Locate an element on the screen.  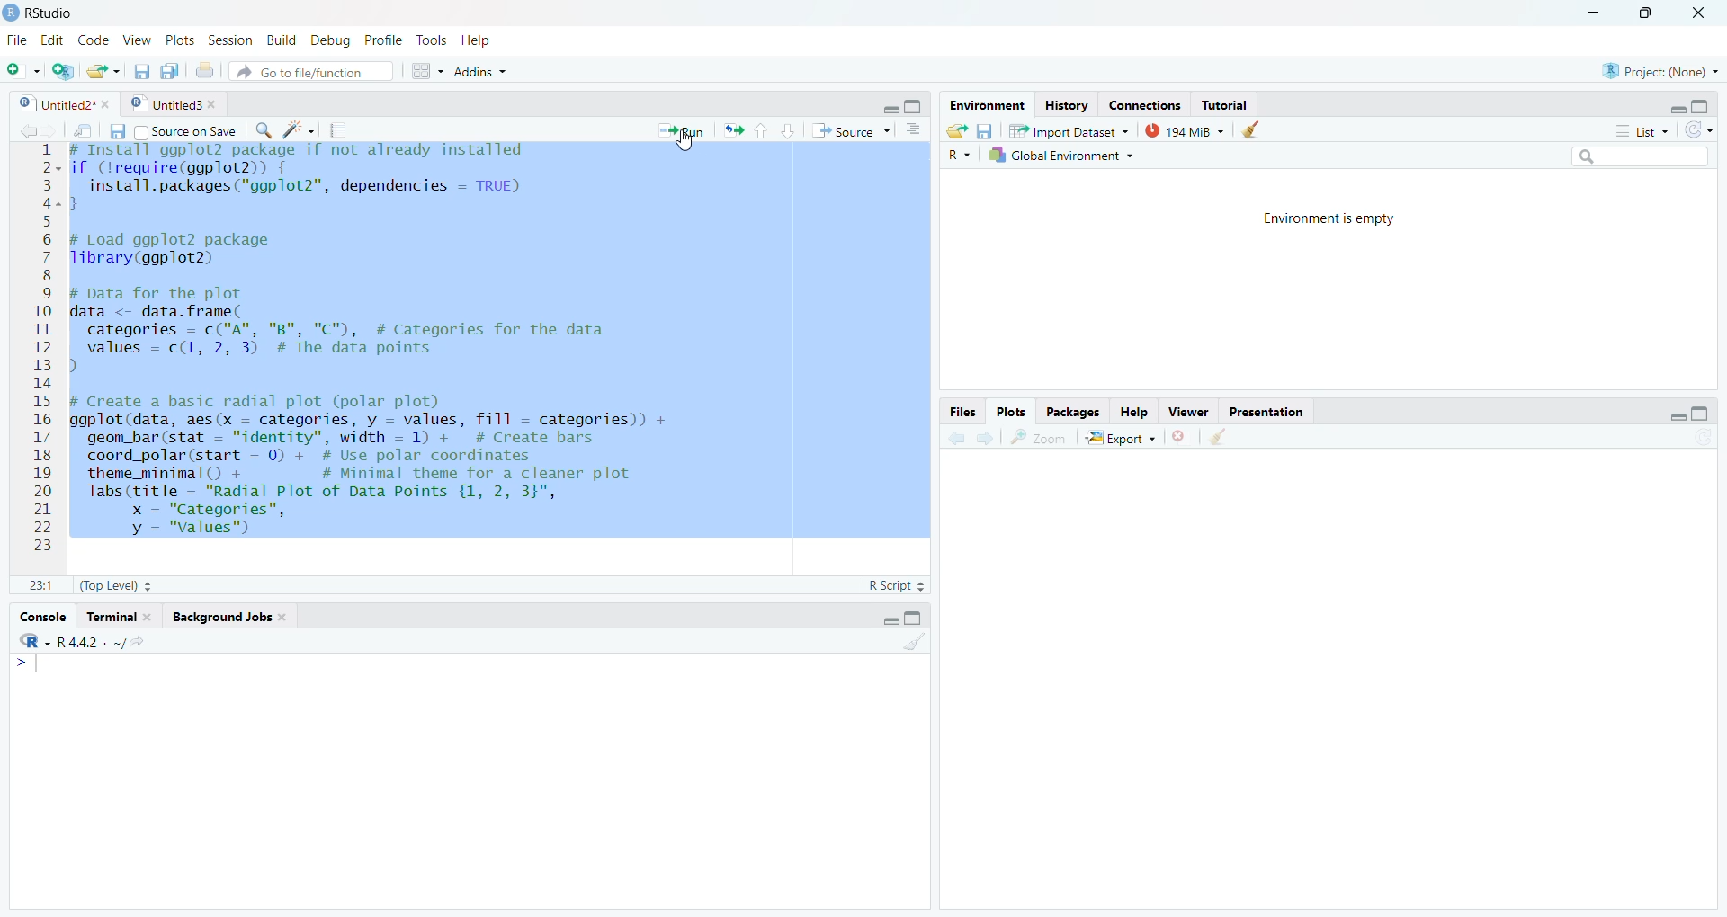
Terminal is located at coordinates (121, 619).